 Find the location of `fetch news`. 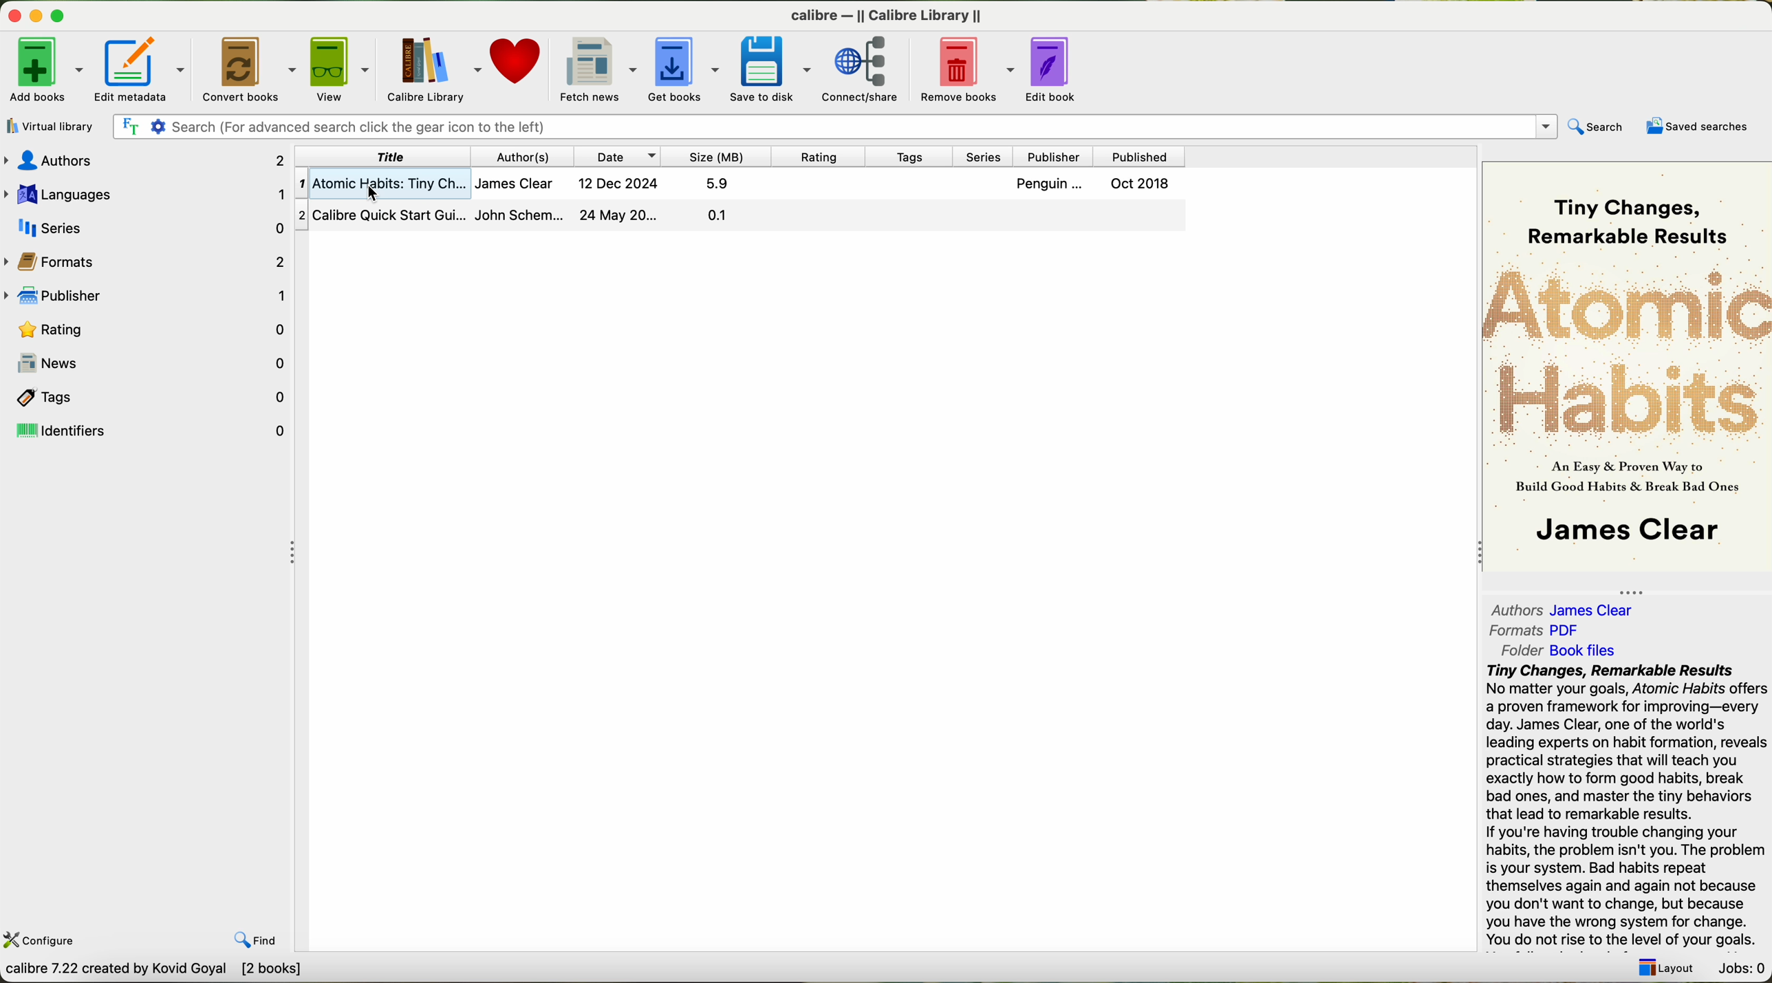

fetch news is located at coordinates (599, 67).